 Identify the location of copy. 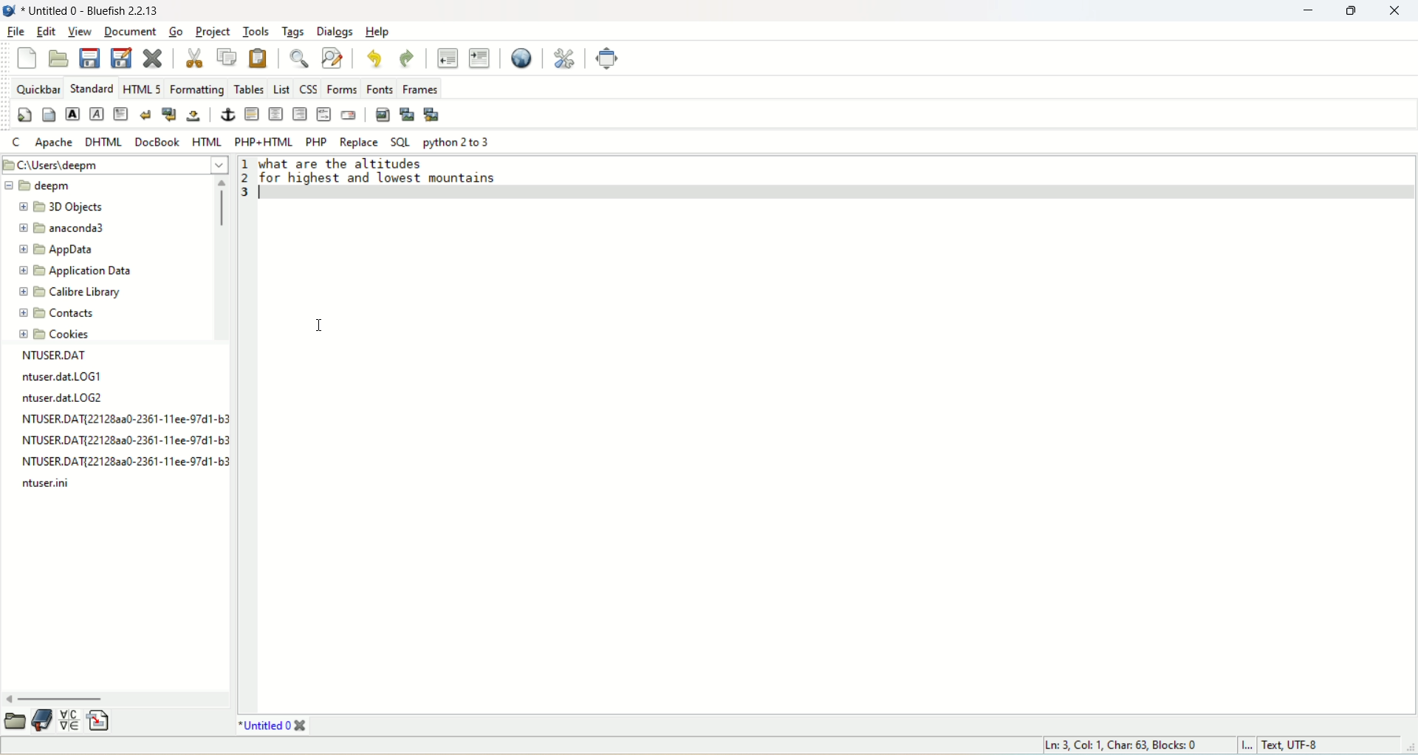
(226, 57).